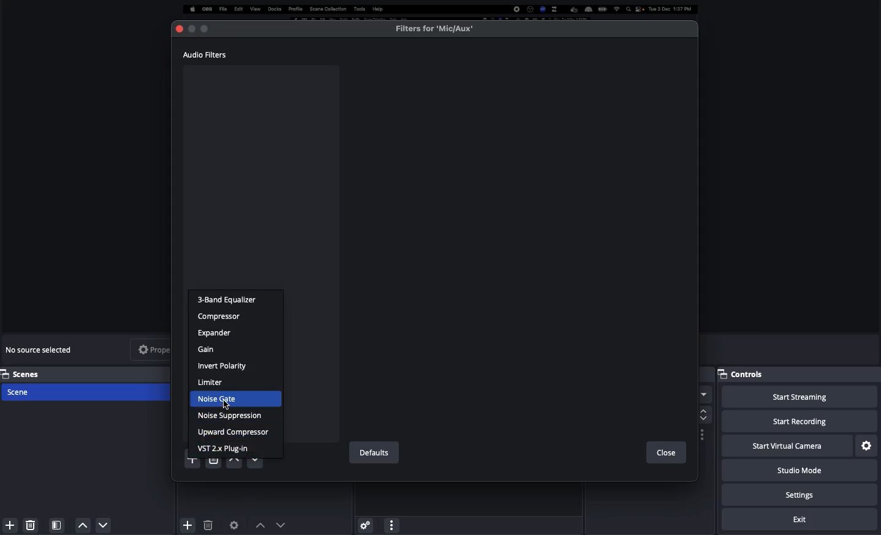 This screenshot has height=535, width=881. Describe the element at coordinates (365, 523) in the screenshot. I see `Settings` at that location.